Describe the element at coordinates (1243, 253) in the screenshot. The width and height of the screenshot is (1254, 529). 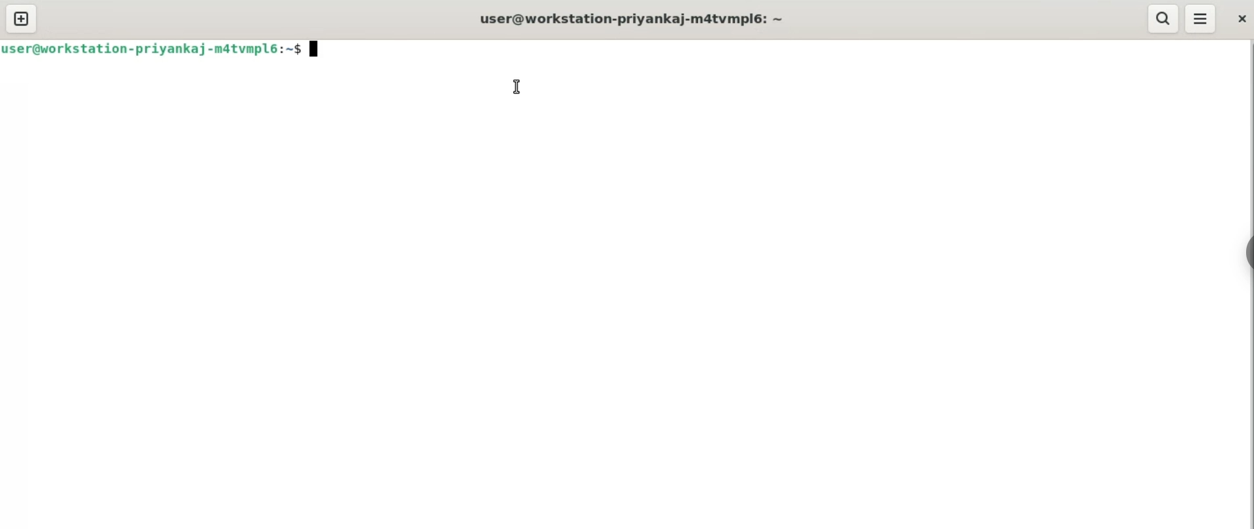
I see `sidebar` at that location.